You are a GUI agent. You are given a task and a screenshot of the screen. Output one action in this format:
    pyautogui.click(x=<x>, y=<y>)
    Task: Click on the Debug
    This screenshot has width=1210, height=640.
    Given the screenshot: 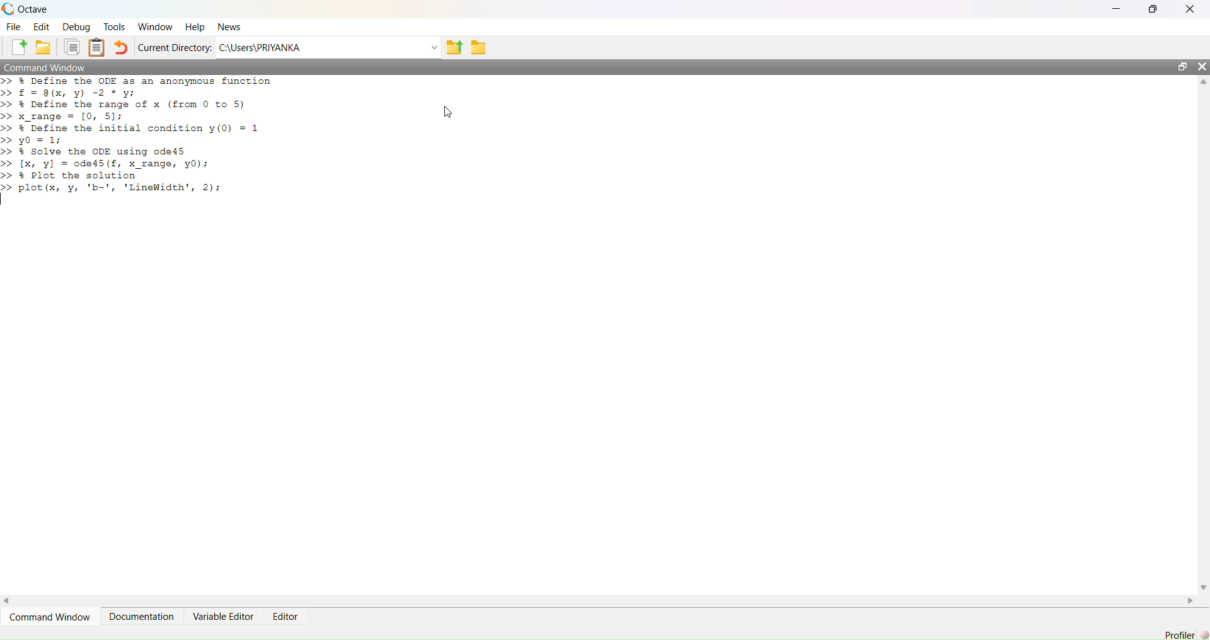 What is the action you would take?
    pyautogui.click(x=76, y=26)
    